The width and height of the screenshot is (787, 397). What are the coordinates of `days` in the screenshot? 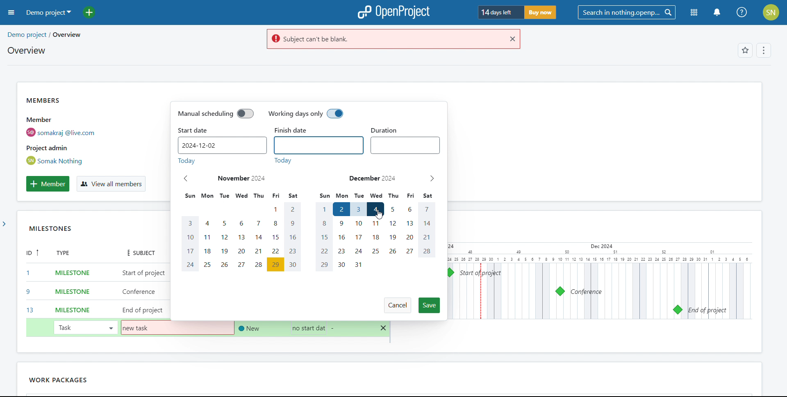 It's located at (307, 196).